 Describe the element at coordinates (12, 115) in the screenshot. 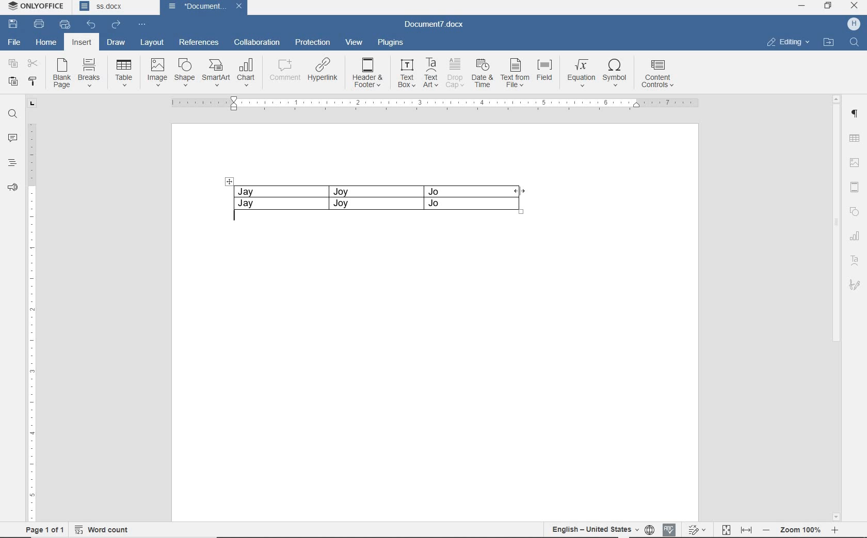

I see `FIND` at that location.